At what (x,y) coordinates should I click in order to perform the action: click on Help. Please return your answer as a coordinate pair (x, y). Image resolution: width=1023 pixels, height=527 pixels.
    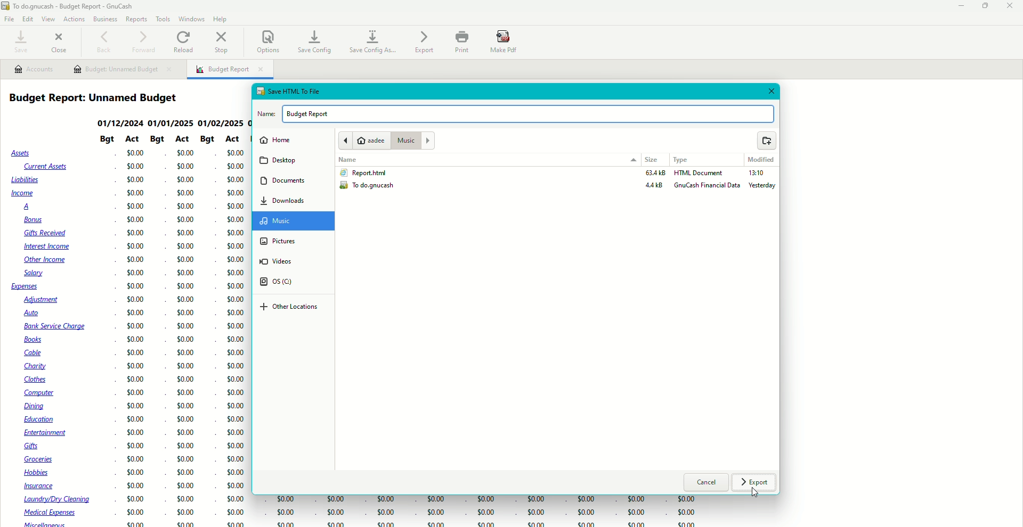
    Looking at the image, I should click on (221, 19).